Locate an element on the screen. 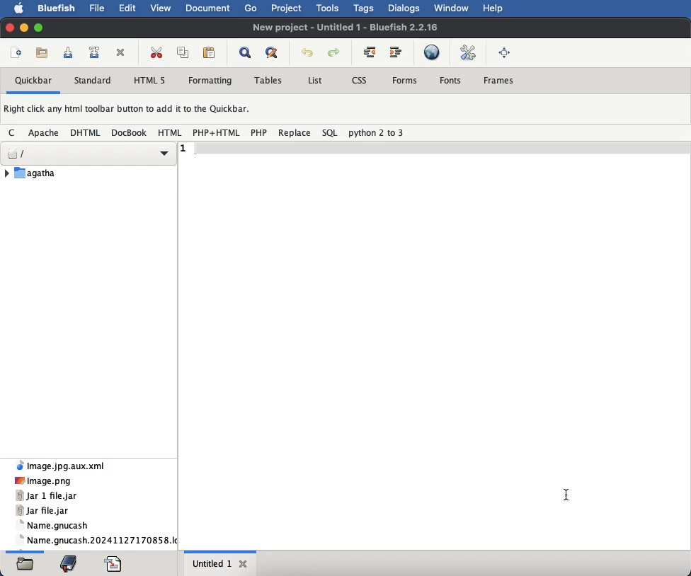 Image resolution: width=691 pixels, height=576 pixels. Name.gnucash is located at coordinates (63, 524).